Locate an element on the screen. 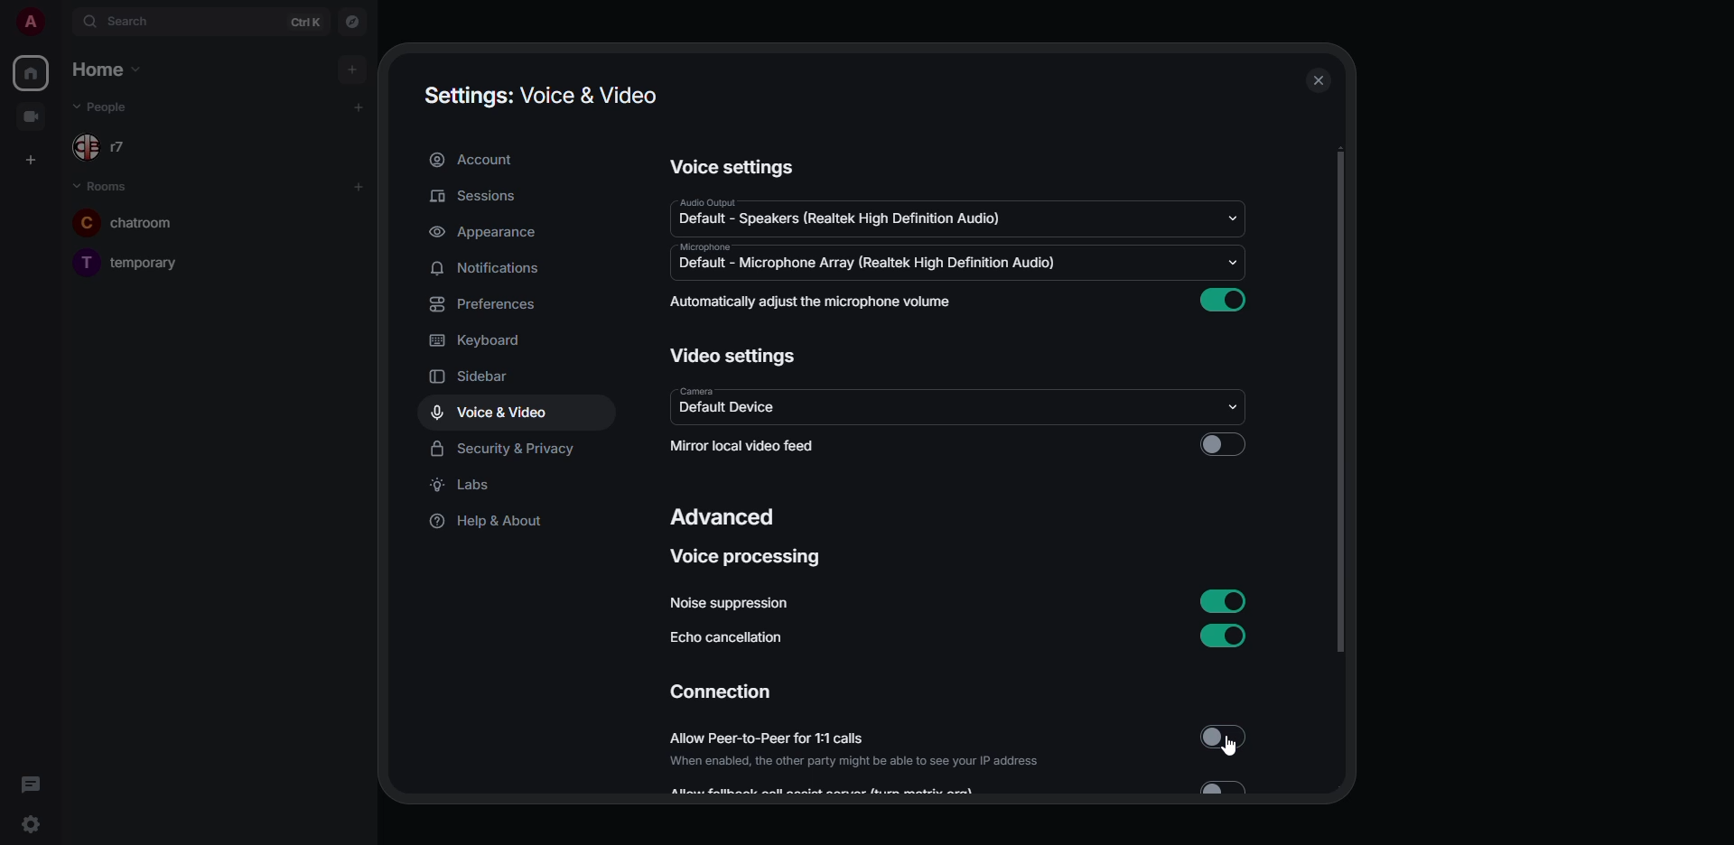  allow peer-to-peer for 1:1 calls is located at coordinates (858, 750).